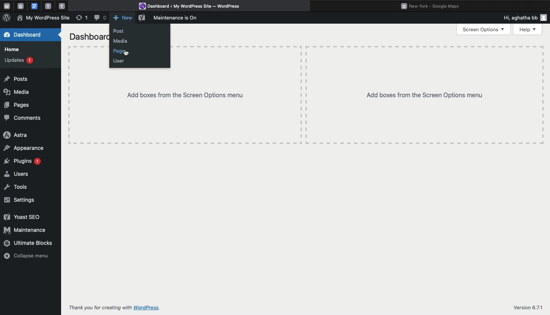  What do you see at coordinates (16, 187) in the screenshot?
I see `Tools` at bounding box center [16, 187].